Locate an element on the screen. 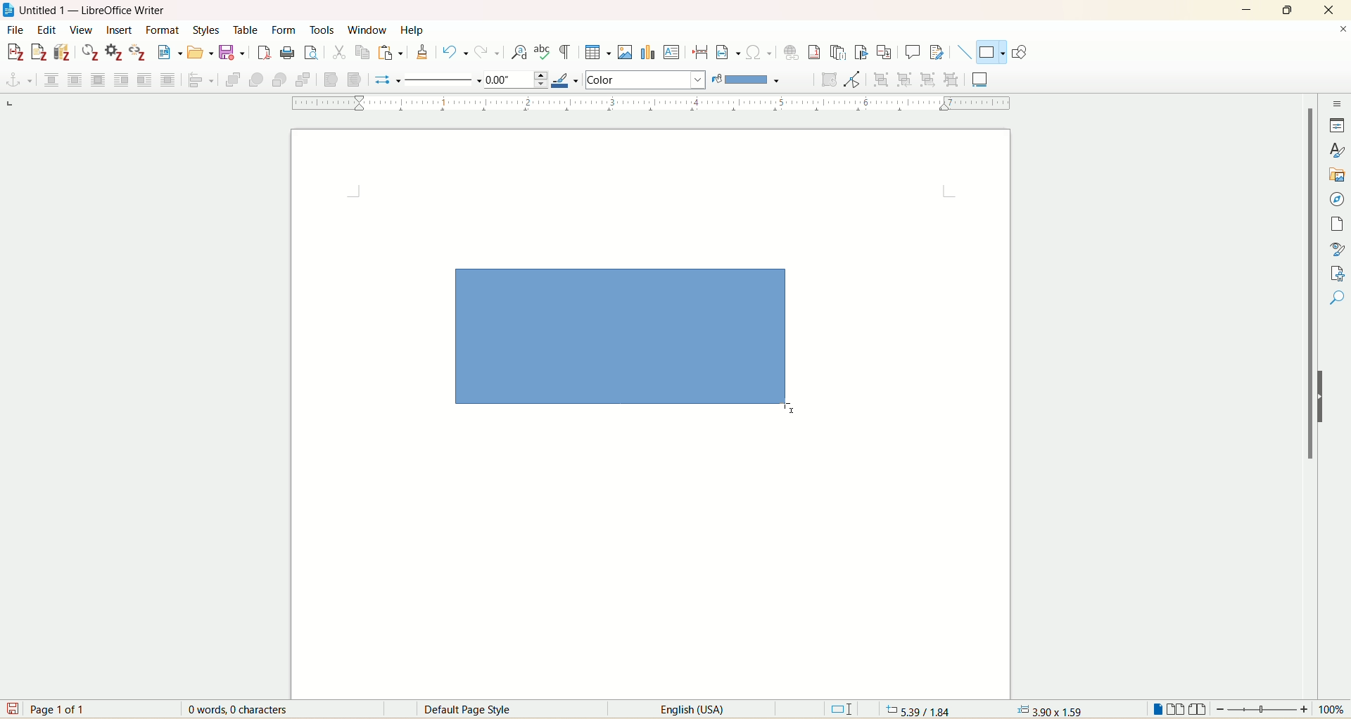 The height and width of the screenshot is (719, 1351). spell check is located at coordinates (543, 53).